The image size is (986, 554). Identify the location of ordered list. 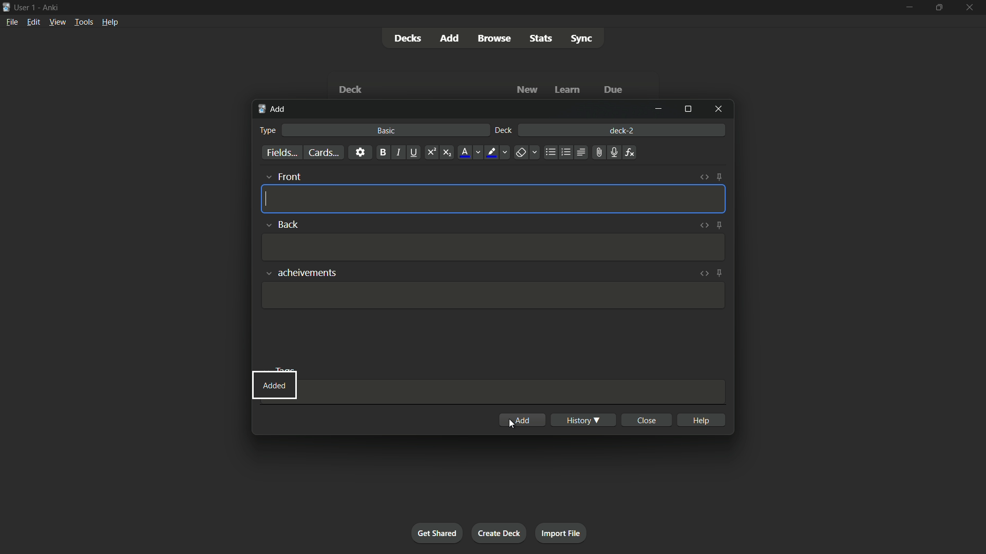
(566, 153).